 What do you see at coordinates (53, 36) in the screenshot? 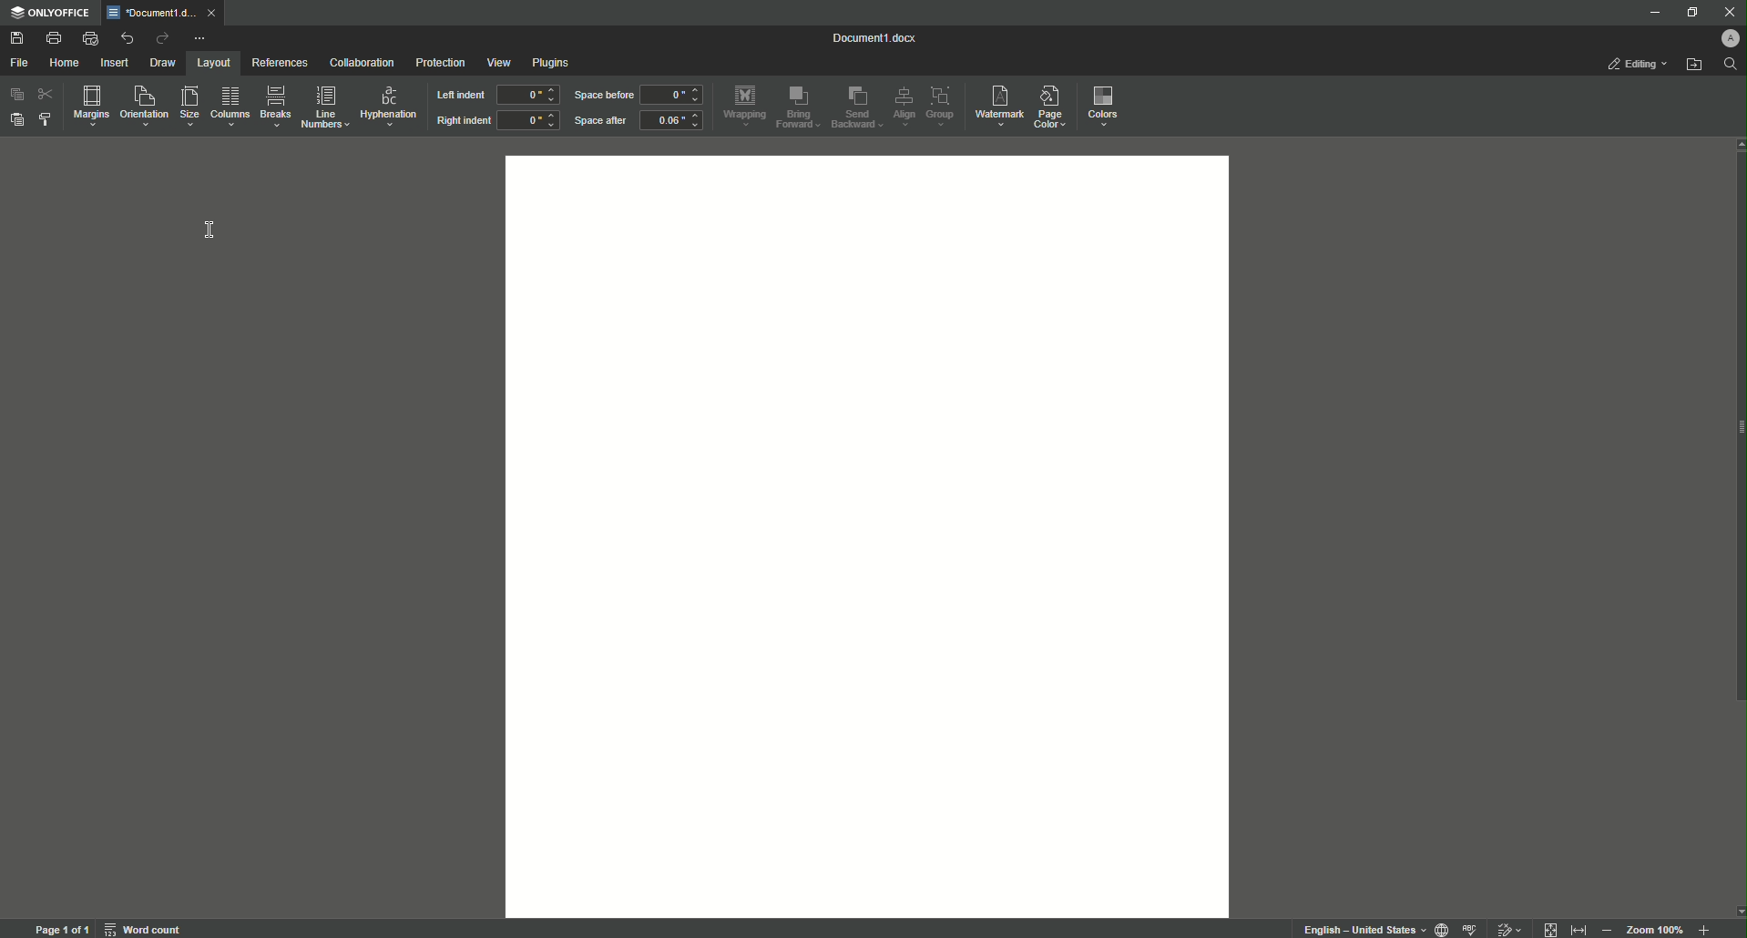
I see `Print` at bounding box center [53, 36].